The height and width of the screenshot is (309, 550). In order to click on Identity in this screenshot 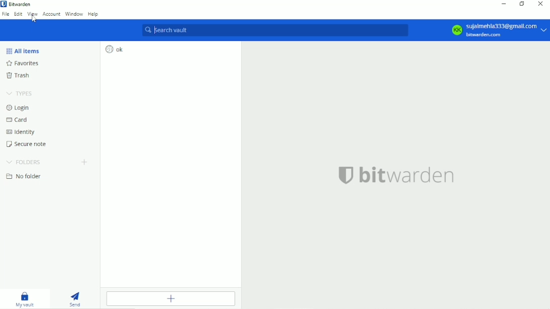, I will do `click(21, 132)`.